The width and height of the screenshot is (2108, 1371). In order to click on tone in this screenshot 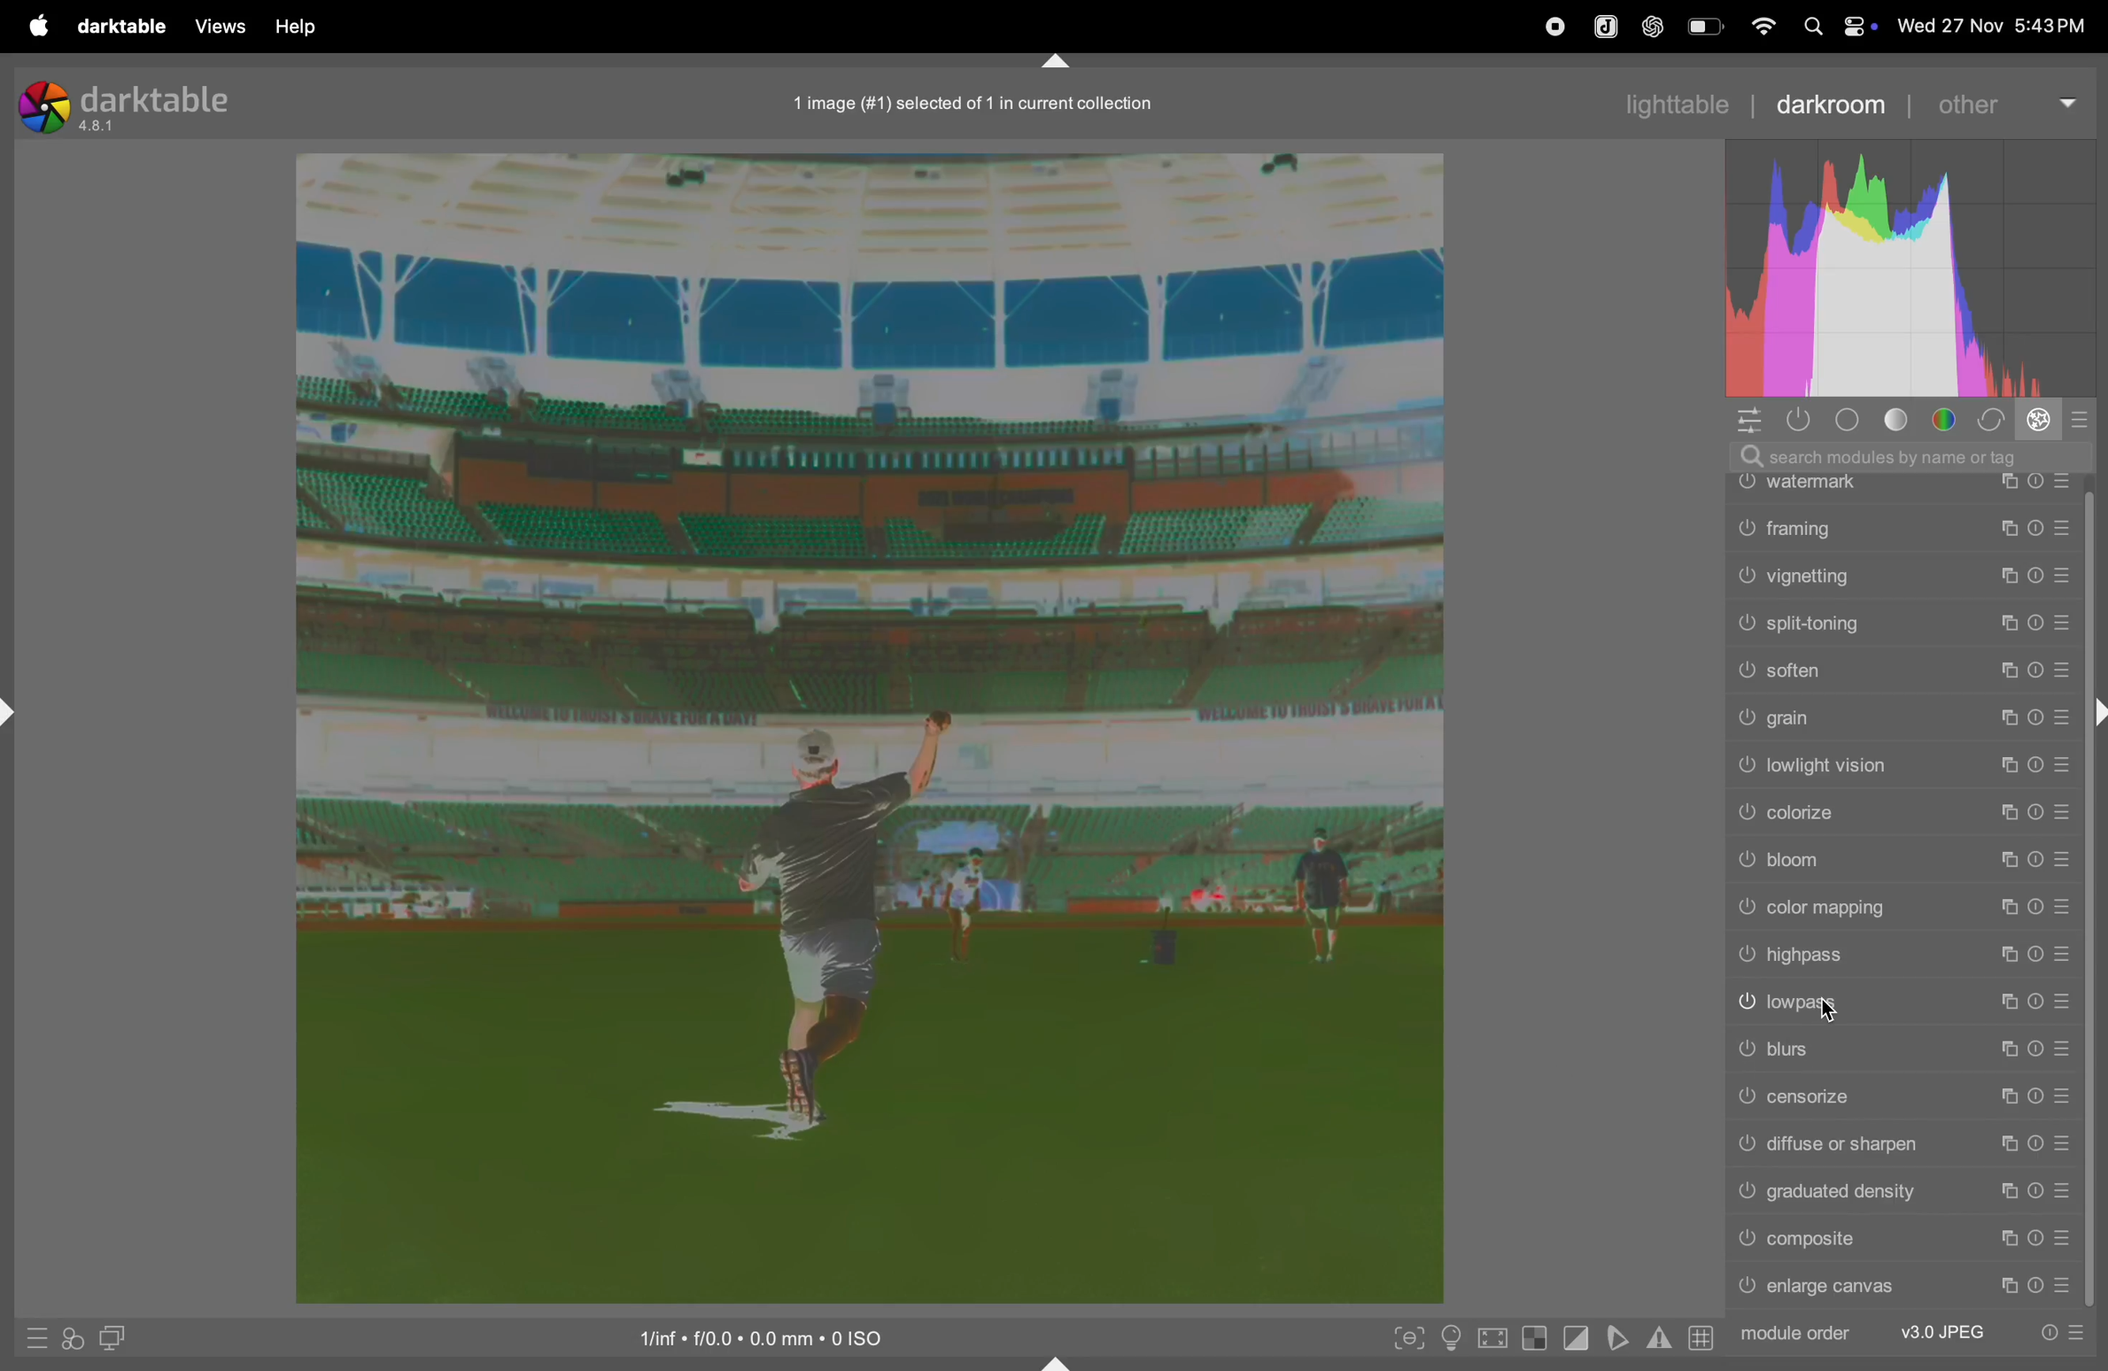, I will do `click(1902, 420)`.